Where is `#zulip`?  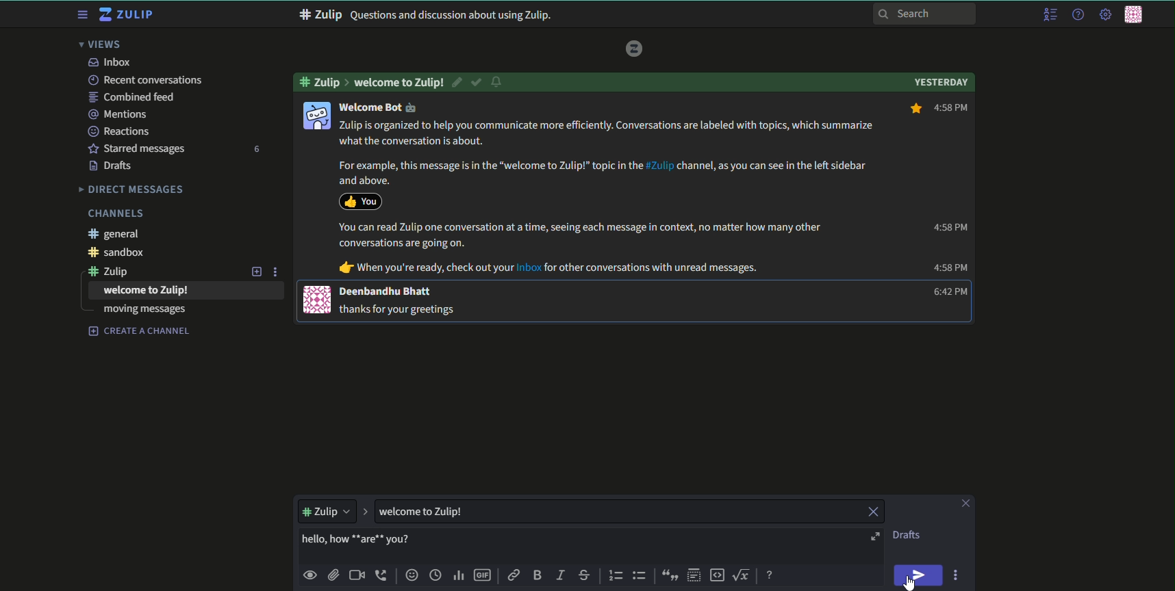 #zulip is located at coordinates (324, 82).